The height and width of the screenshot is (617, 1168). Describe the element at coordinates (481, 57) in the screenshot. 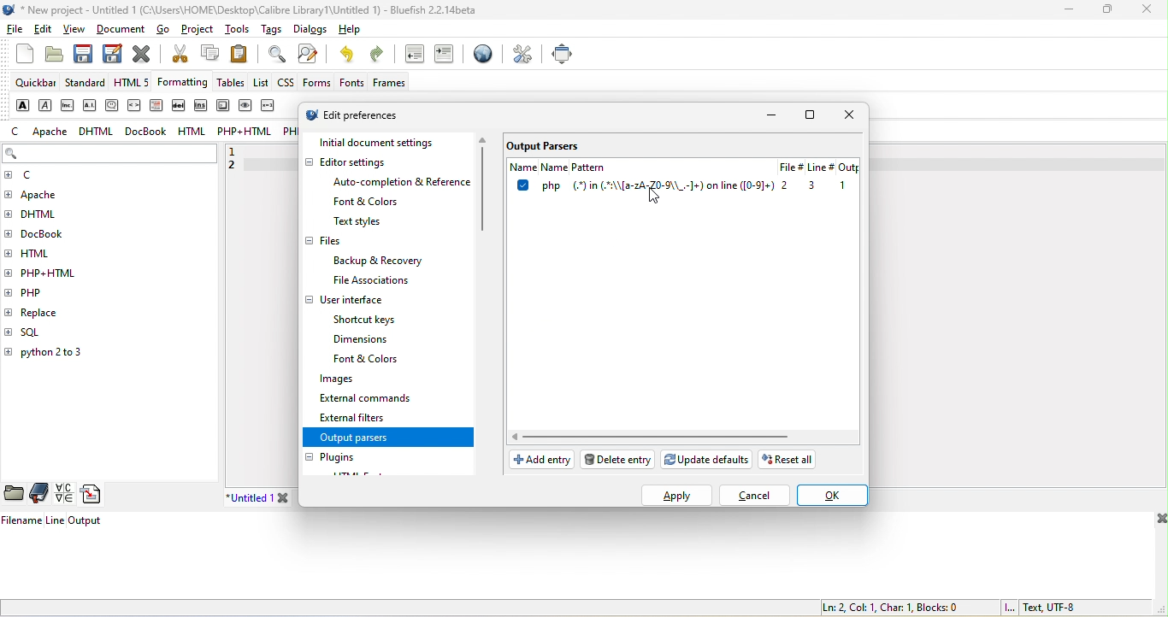

I see `browser` at that location.